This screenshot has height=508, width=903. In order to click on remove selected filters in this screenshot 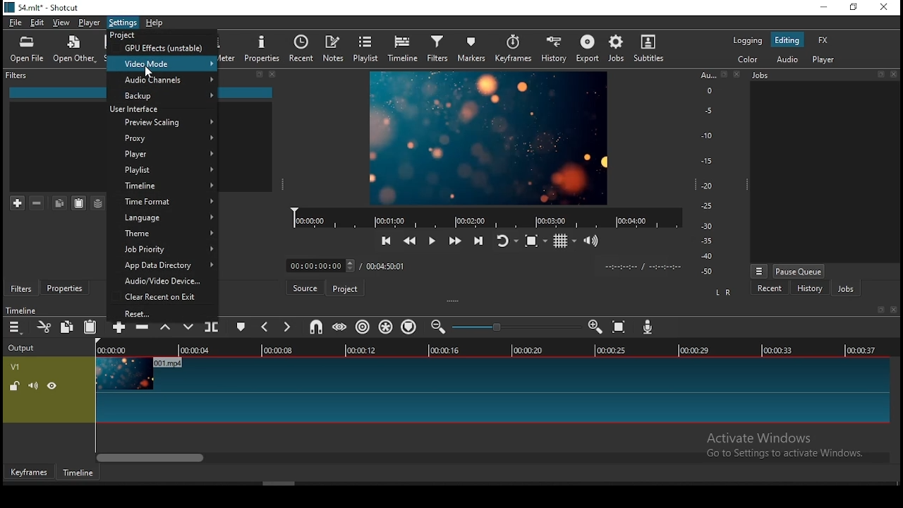, I will do `click(37, 203)`.